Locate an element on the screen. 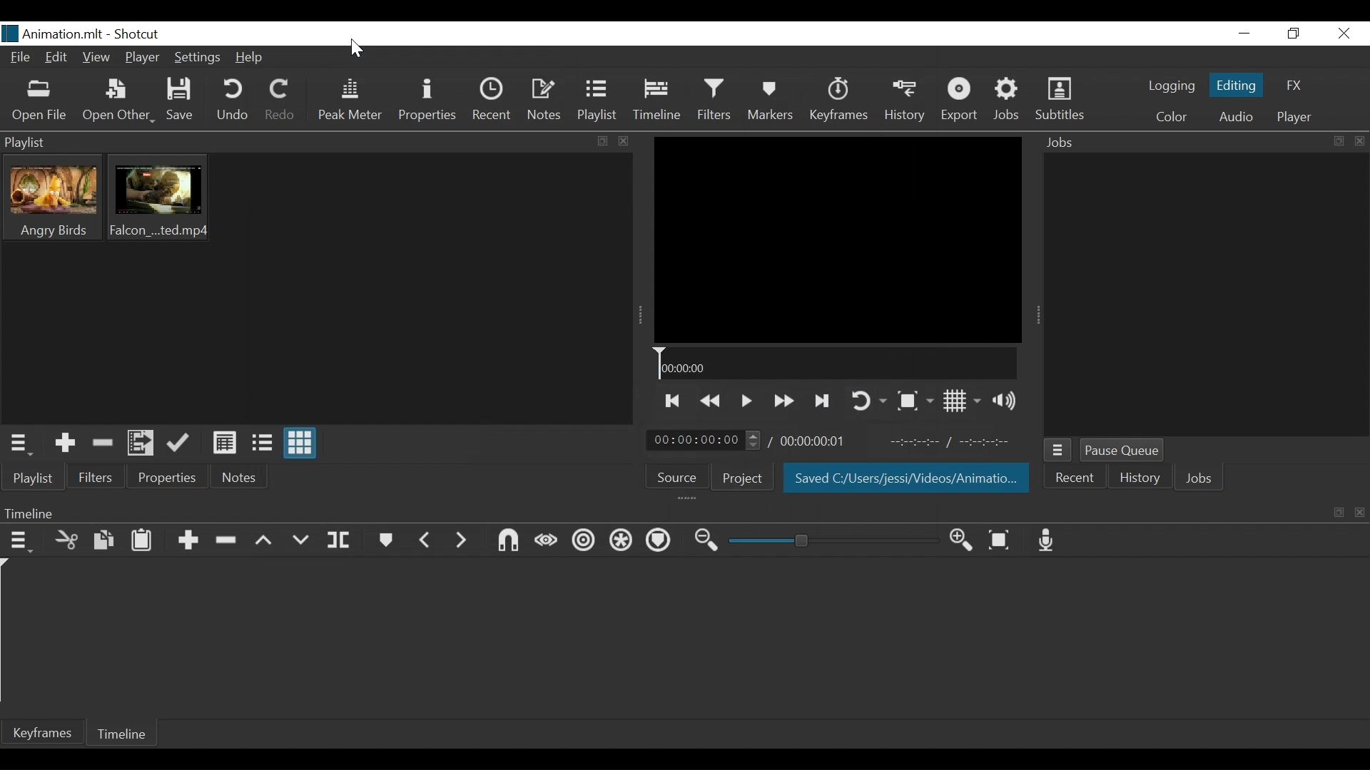 This screenshot has height=770, width=1370. Help is located at coordinates (250, 58).